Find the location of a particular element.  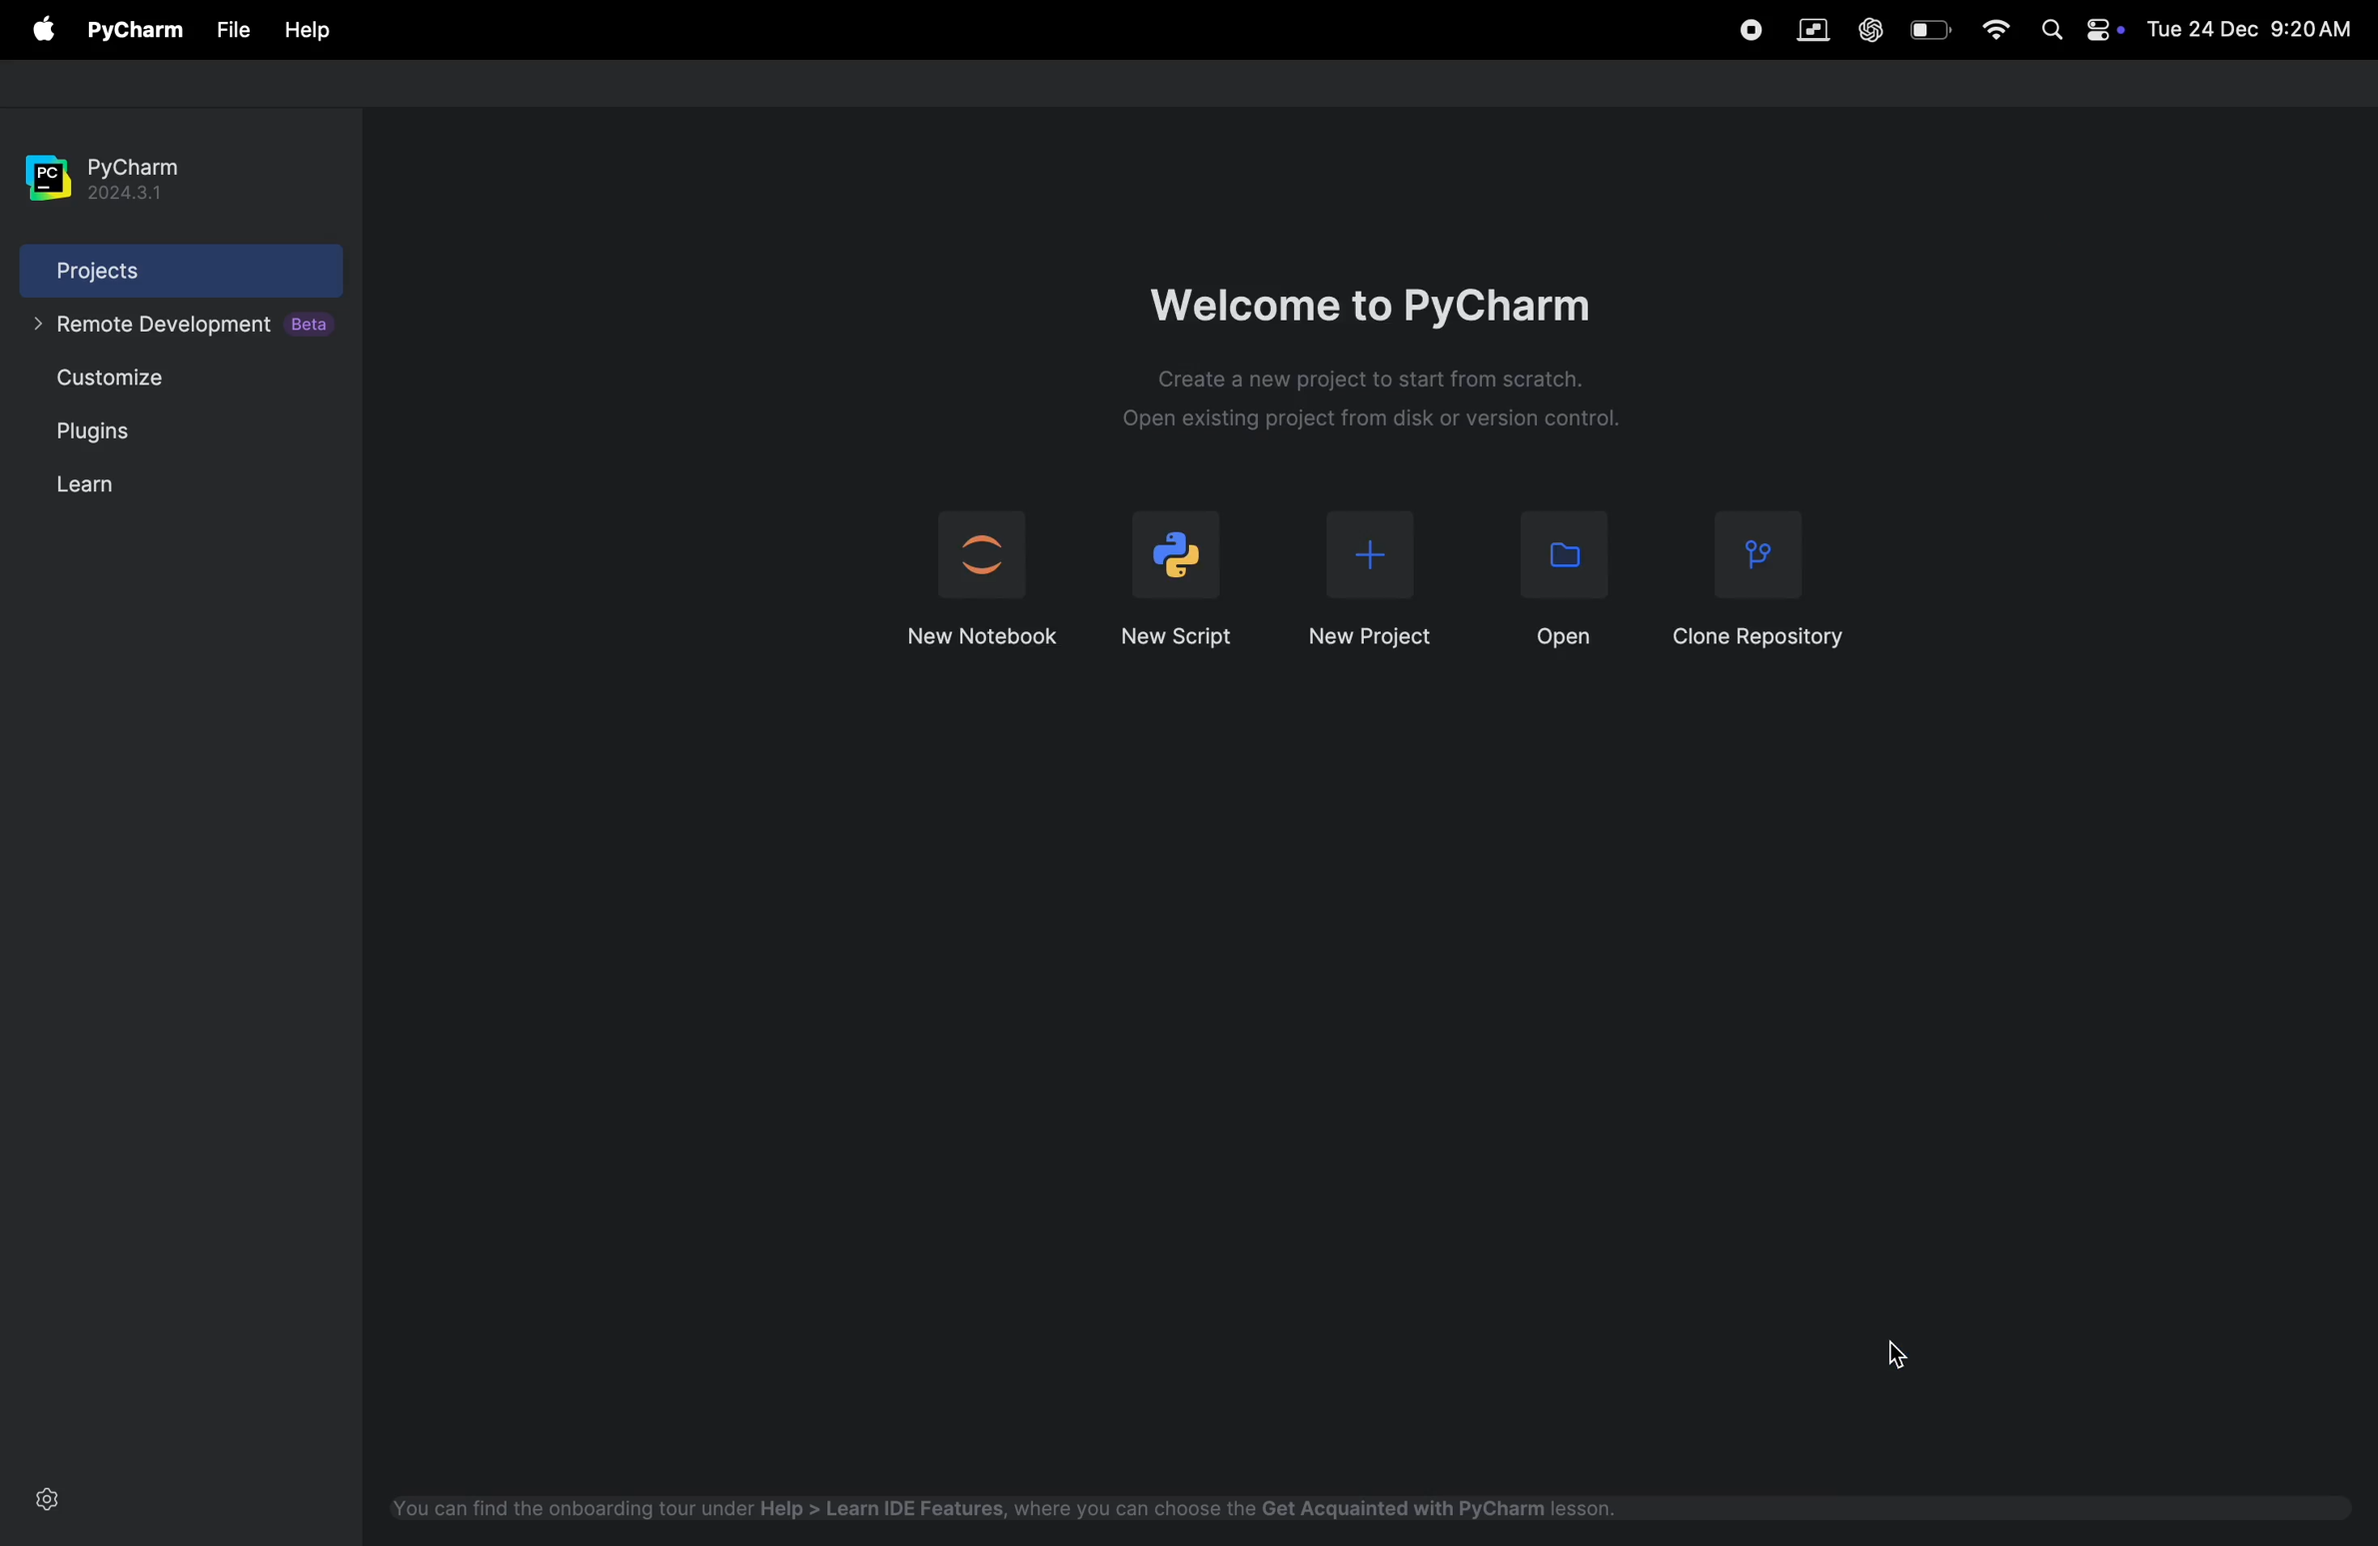

settings is located at coordinates (48, 1500).